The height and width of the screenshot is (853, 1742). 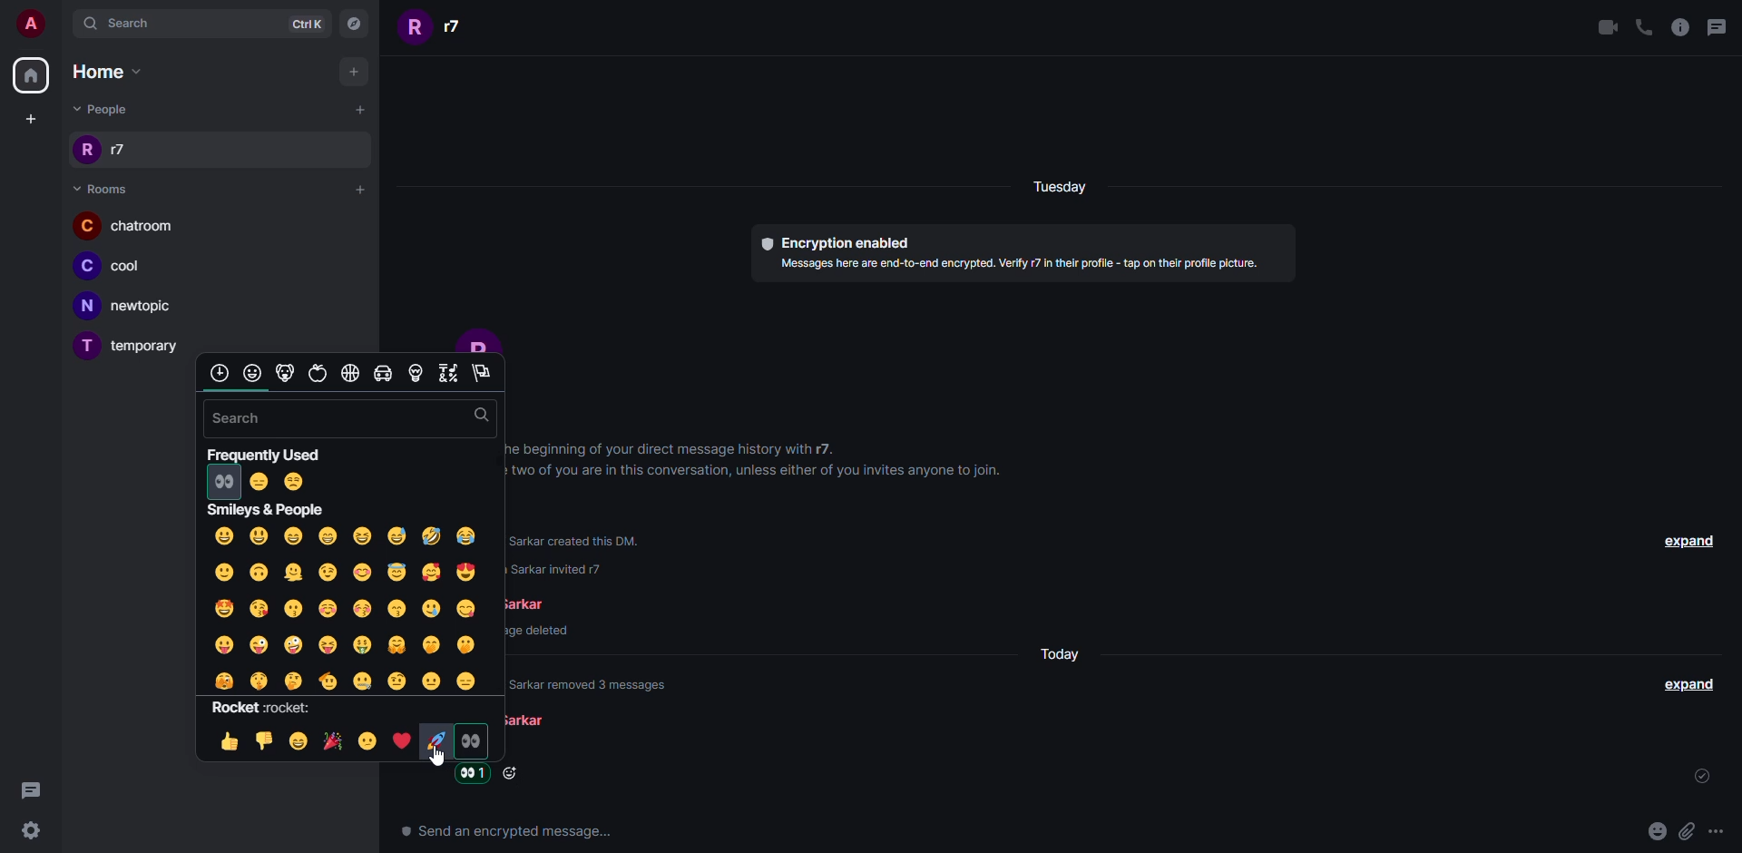 What do you see at coordinates (271, 511) in the screenshot?
I see `smilley` at bounding box center [271, 511].